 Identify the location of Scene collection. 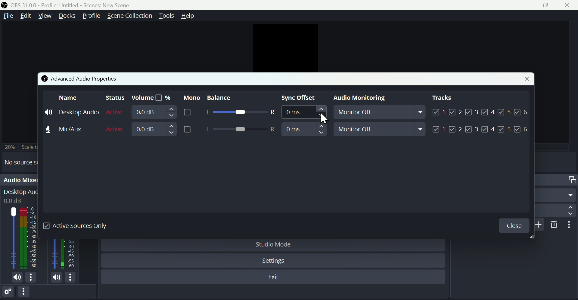
(129, 16).